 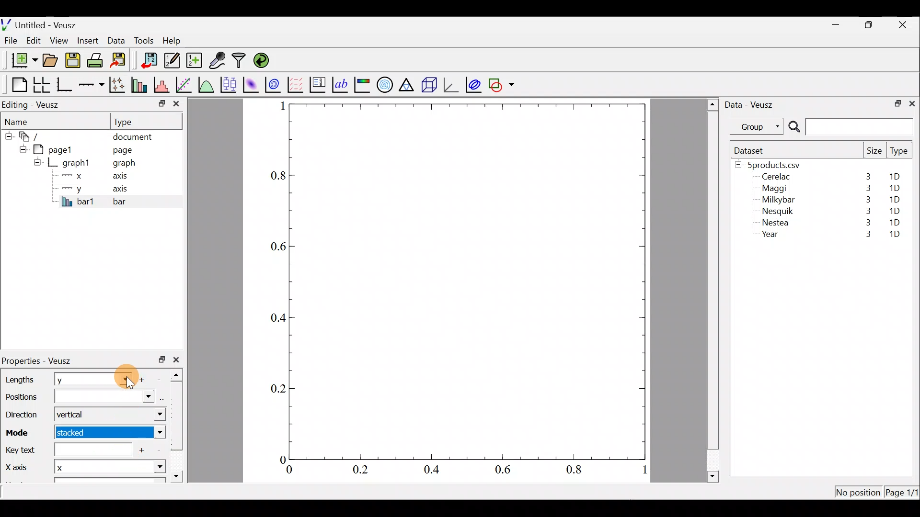 I want to click on Tools, so click(x=143, y=40).